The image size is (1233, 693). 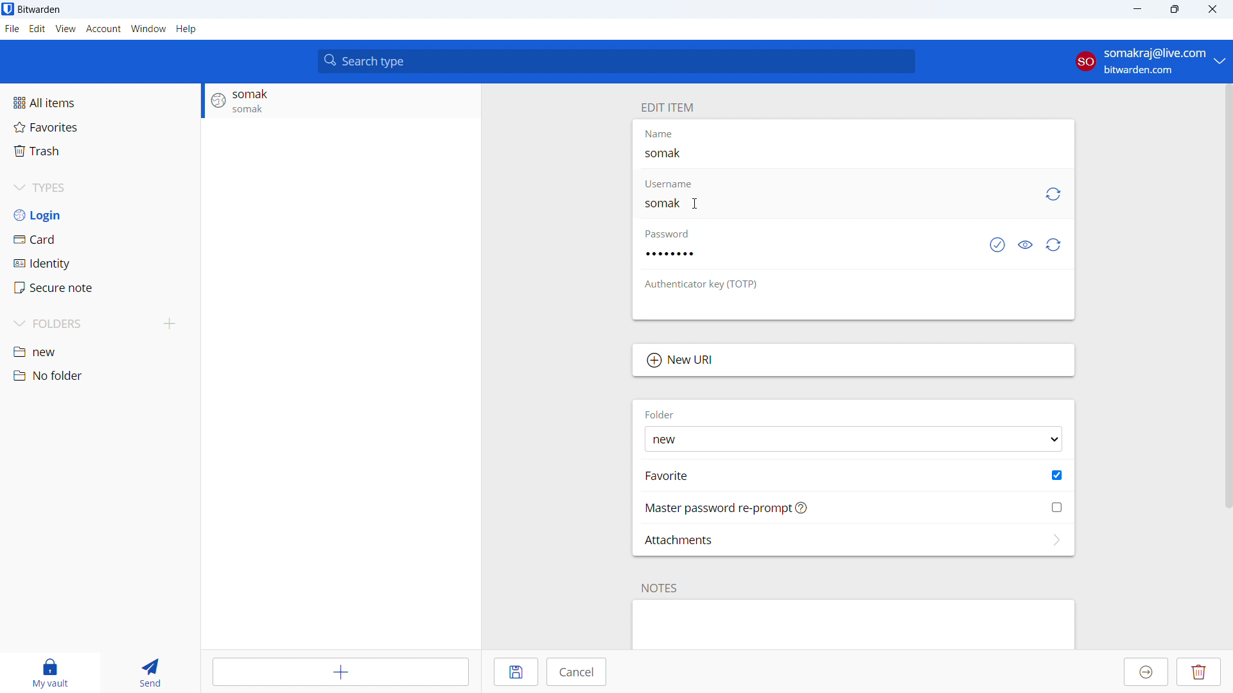 What do you see at coordinates (186, 28) in the screenshot?
I see `help` at bounding box center [186, 28].